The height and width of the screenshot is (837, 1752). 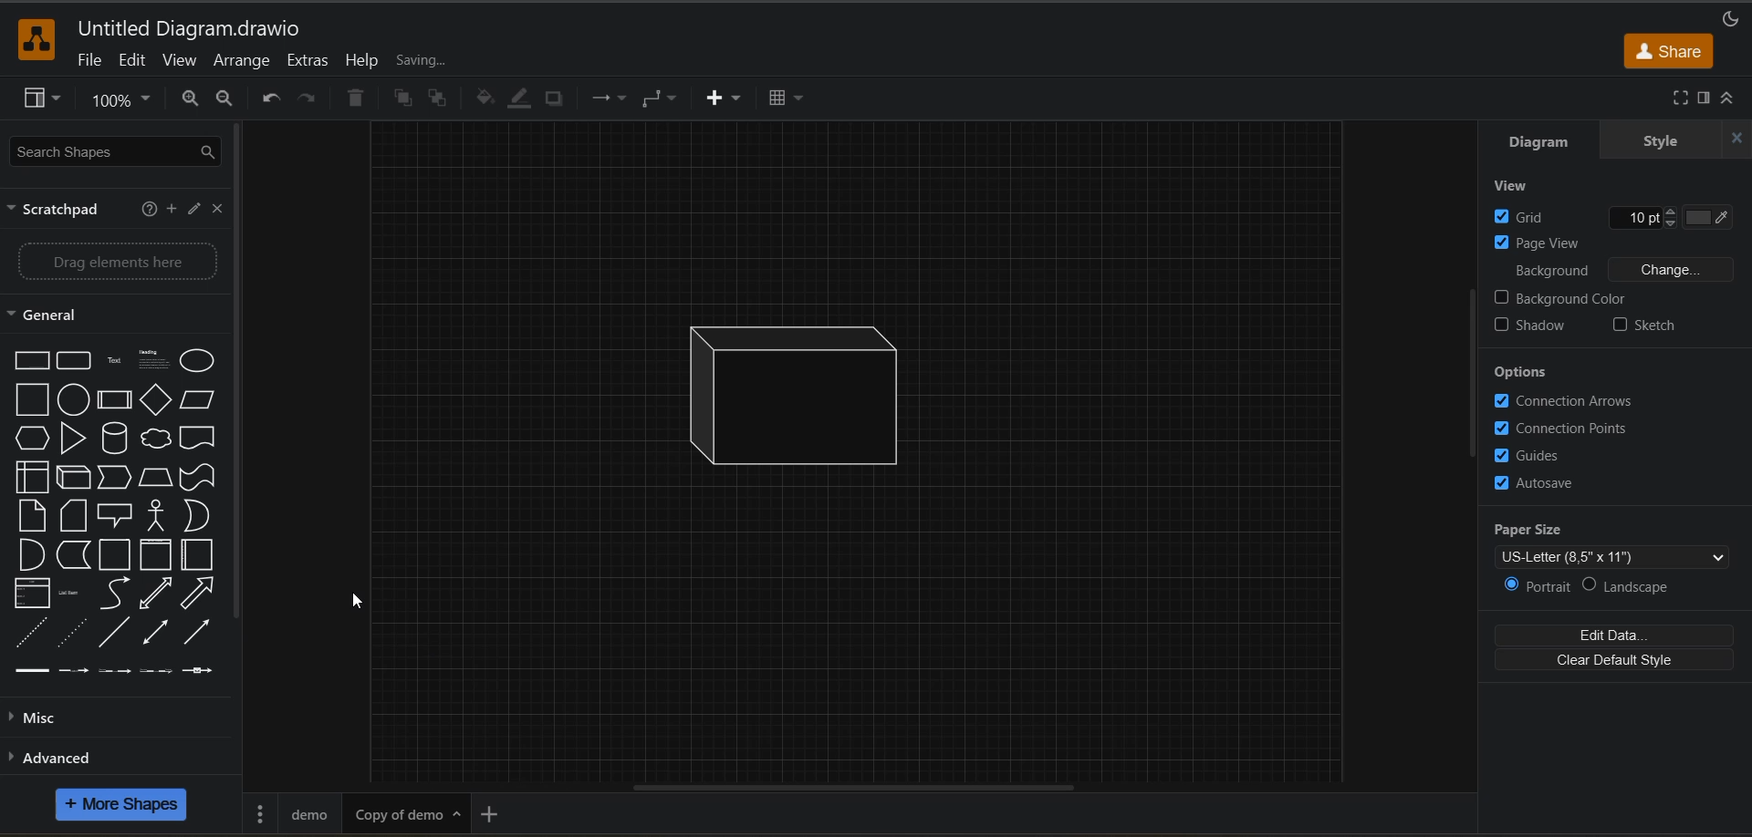 I want to click on app logo, so click(x=36, y=39).